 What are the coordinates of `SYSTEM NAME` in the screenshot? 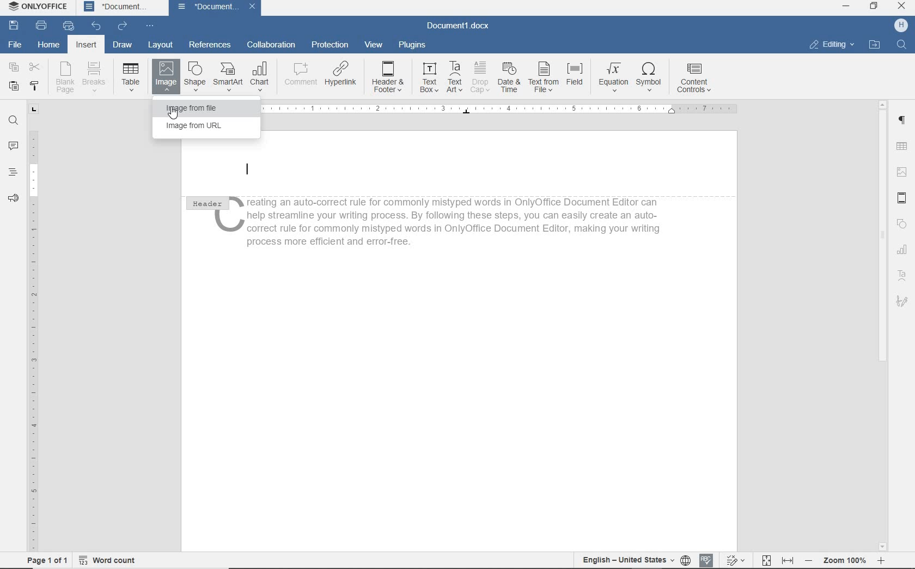 It's located at (35, 6).